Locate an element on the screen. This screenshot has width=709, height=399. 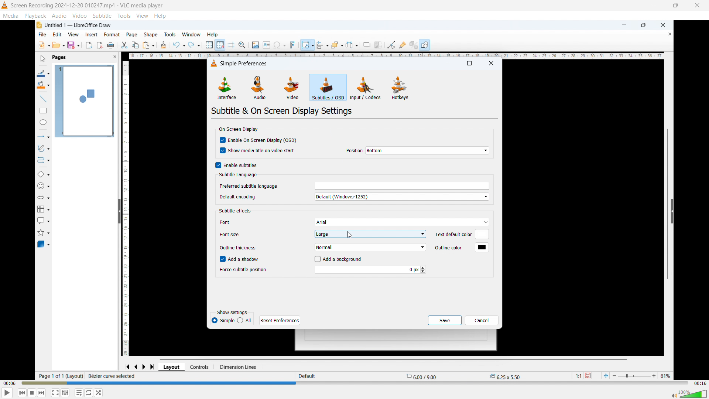
Set subtitle font size  is located at coordinates (370, 234).